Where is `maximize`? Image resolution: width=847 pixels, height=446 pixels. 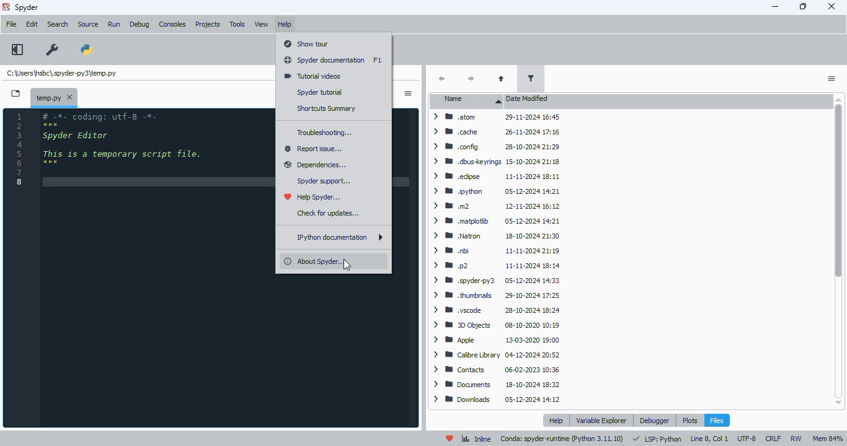
maximize is located at coordinates (804, 7).